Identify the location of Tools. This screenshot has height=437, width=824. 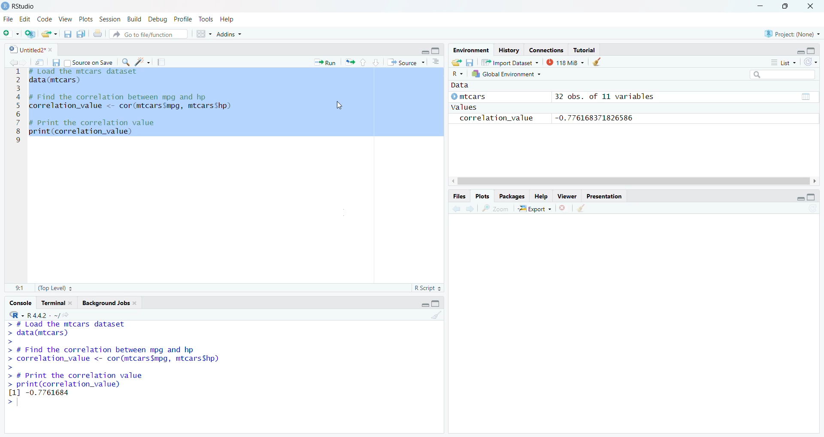
(205, 19).